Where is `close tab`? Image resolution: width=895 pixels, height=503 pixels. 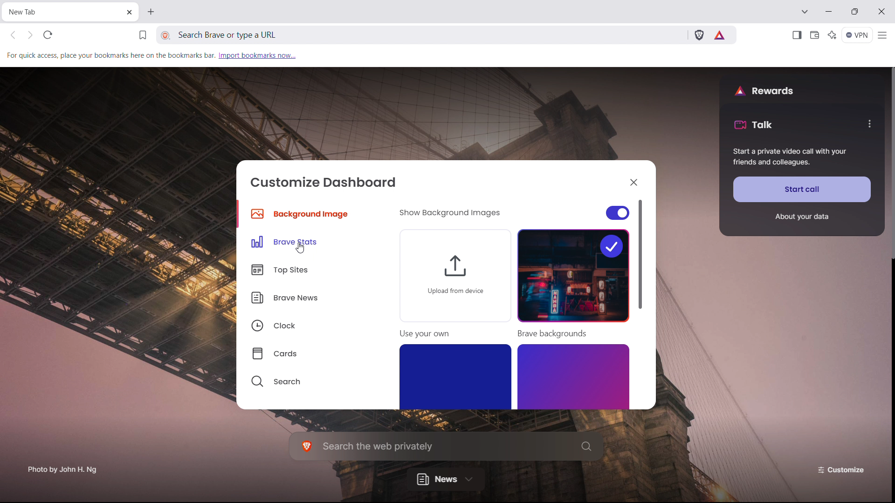
close tab is located at coordinates (128, 13).